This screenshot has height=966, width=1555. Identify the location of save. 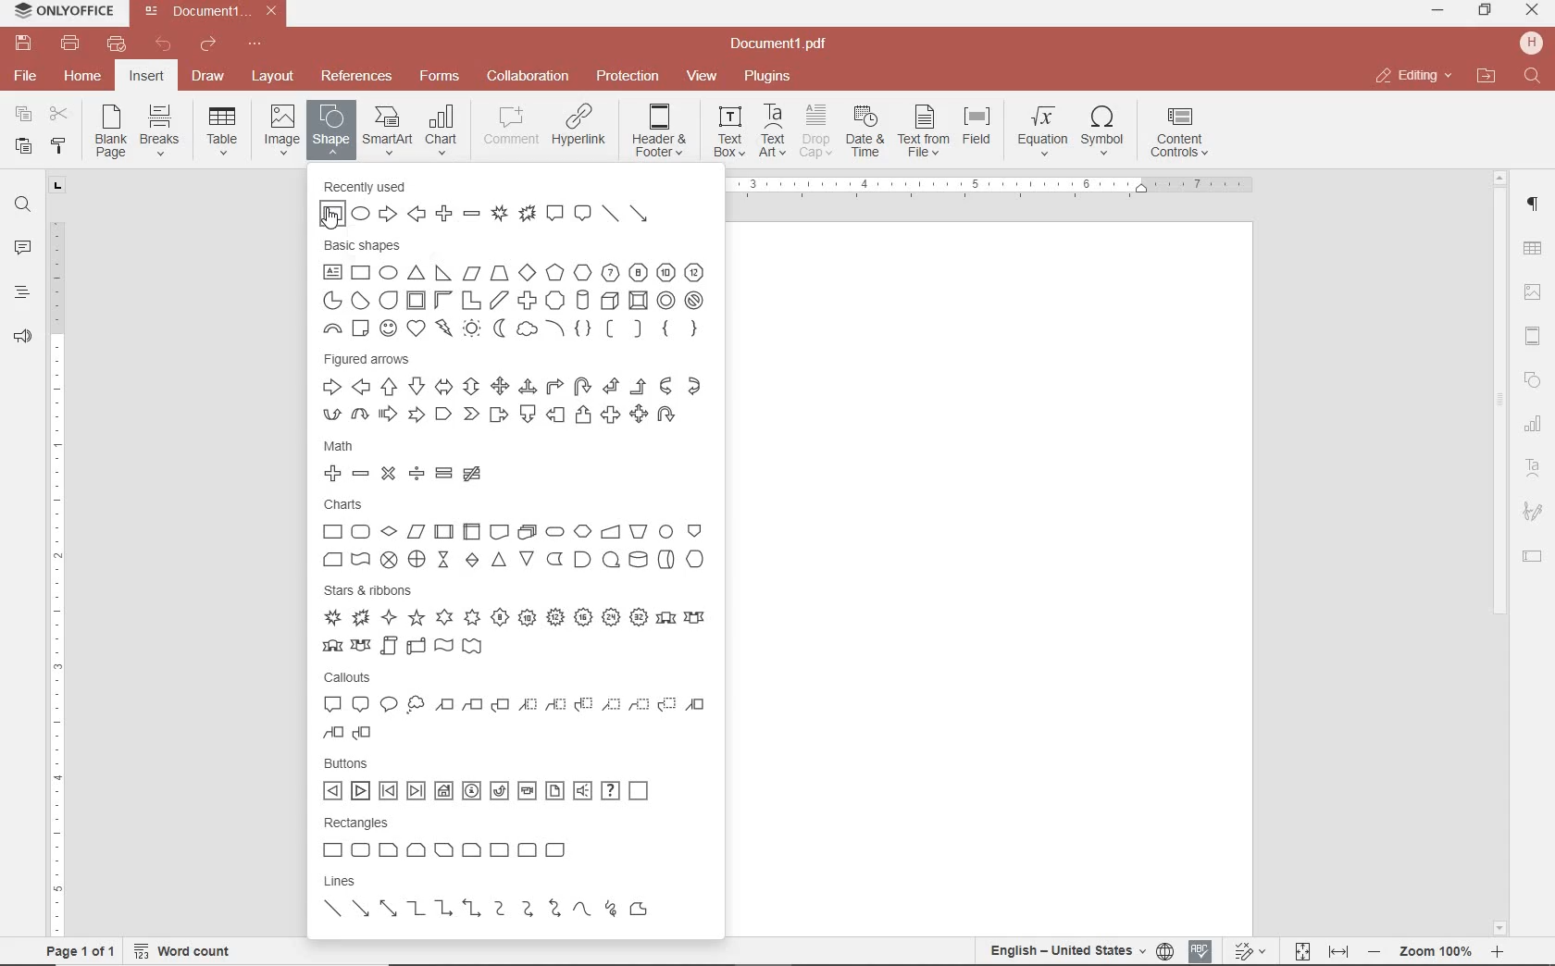
(21, 43).